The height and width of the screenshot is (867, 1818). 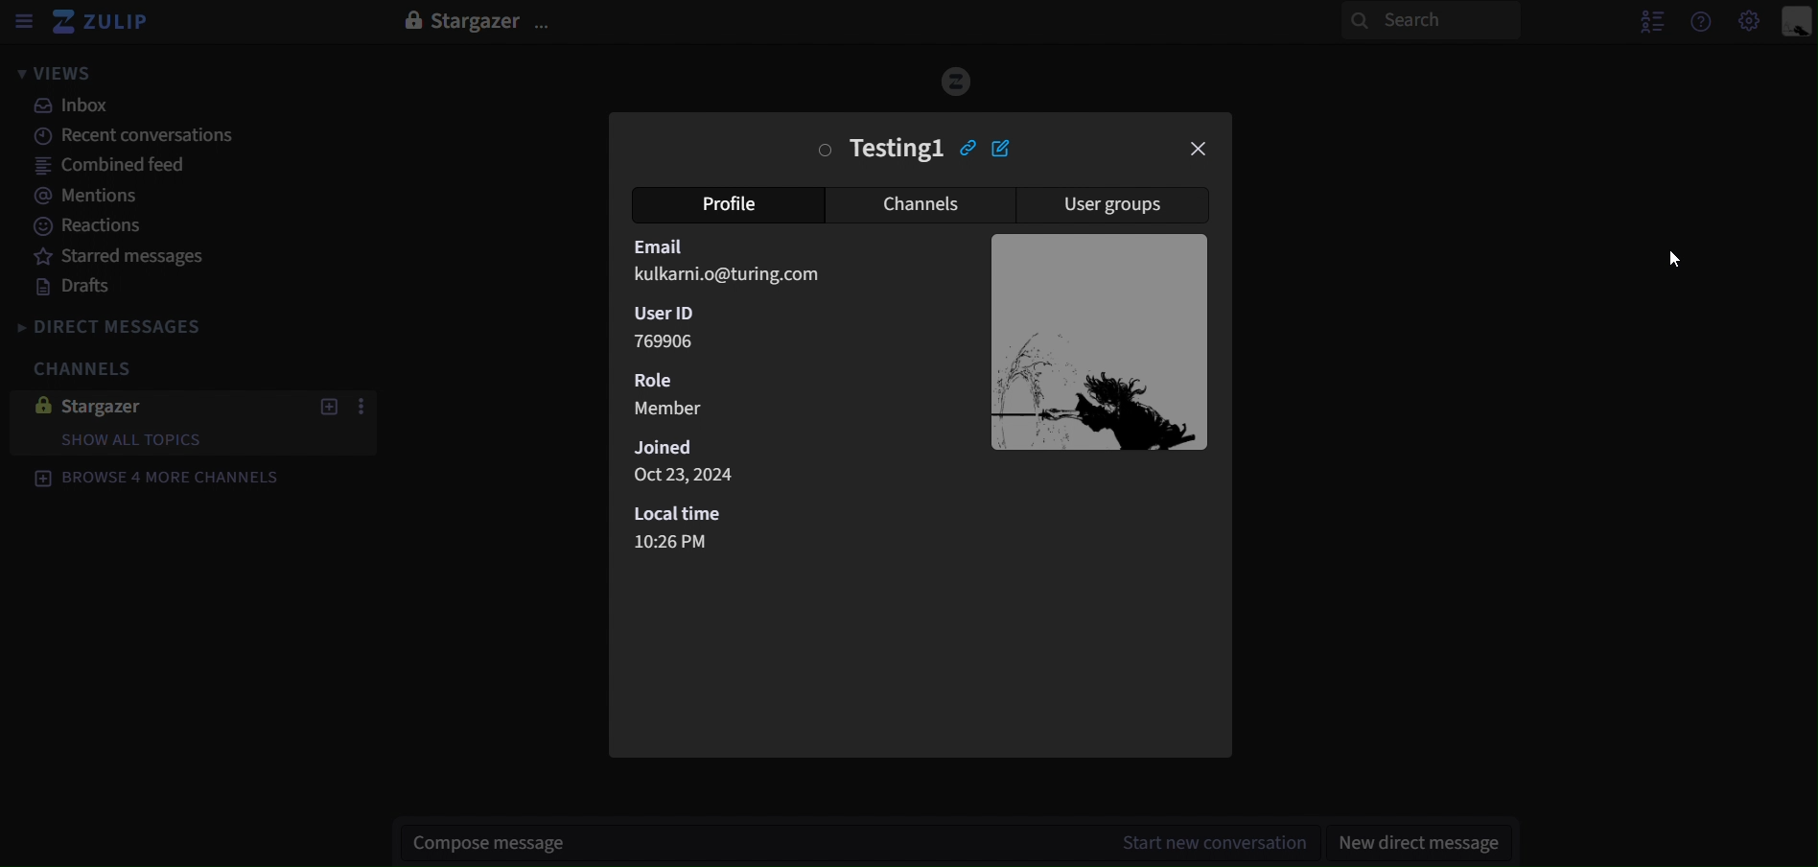 I want to click on cursor, so click(x=1676, y=260).